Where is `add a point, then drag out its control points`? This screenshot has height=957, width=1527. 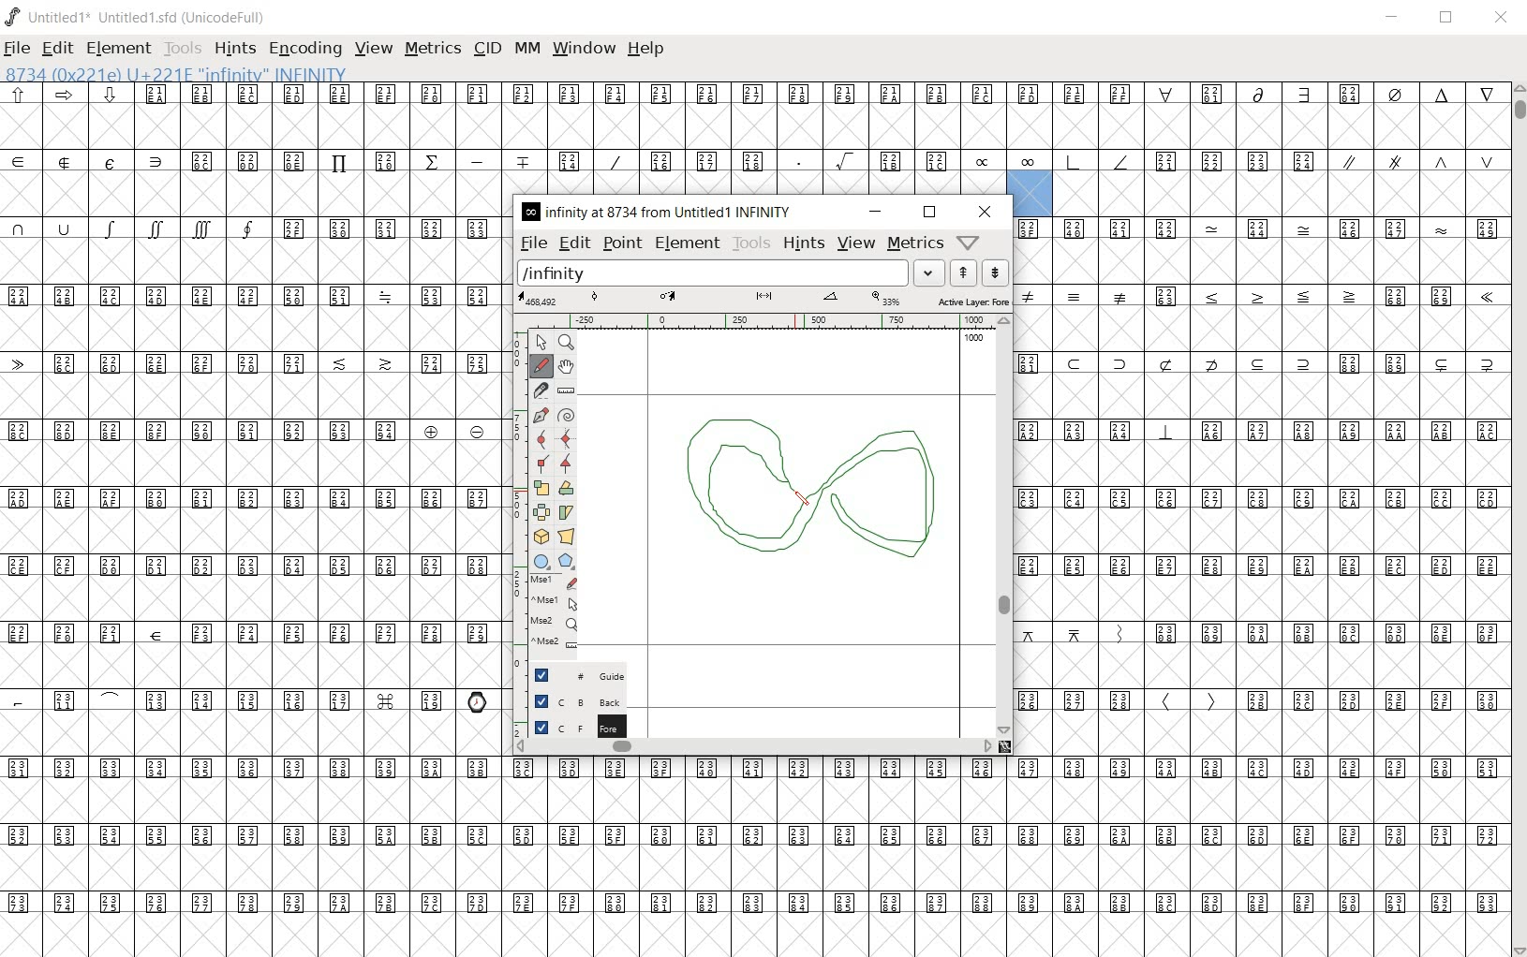
add a point, then drag out its control points is located at coordinates (541, 415).